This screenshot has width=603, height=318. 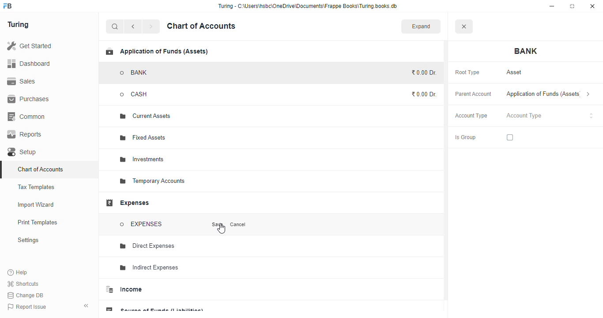 I want to click on print templates, so click(x=38, y=222).